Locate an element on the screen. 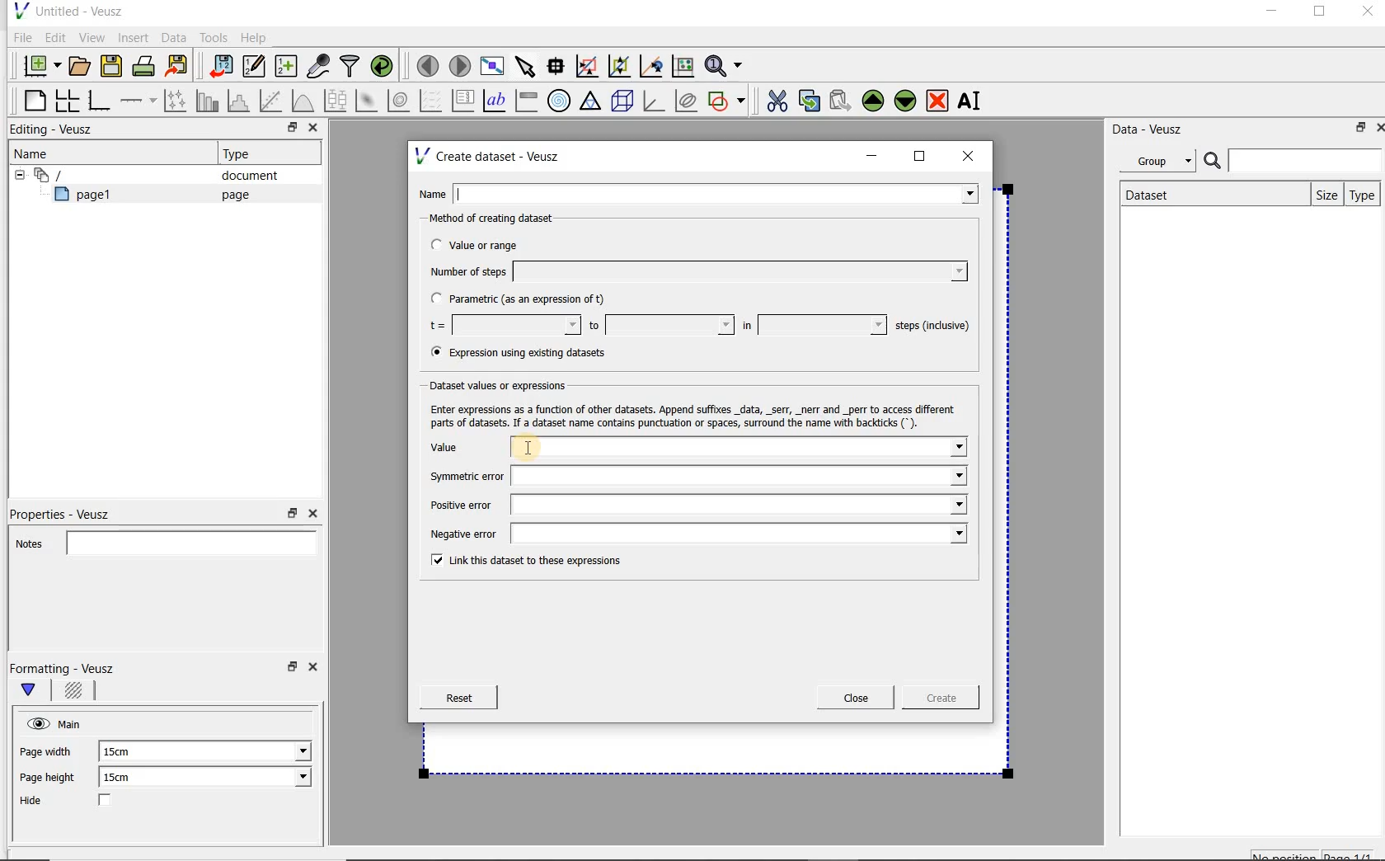 Image resolution: width=1385 pixels, height=861 pixels. Dataset values or expressions is located at coordinates (506, 385).